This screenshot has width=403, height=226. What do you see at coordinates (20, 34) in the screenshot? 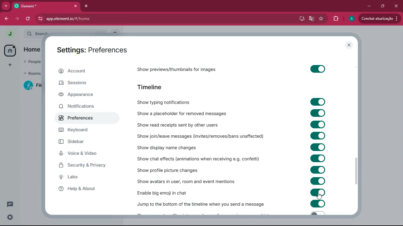
I see `expand` at bounding box center [20, 34].